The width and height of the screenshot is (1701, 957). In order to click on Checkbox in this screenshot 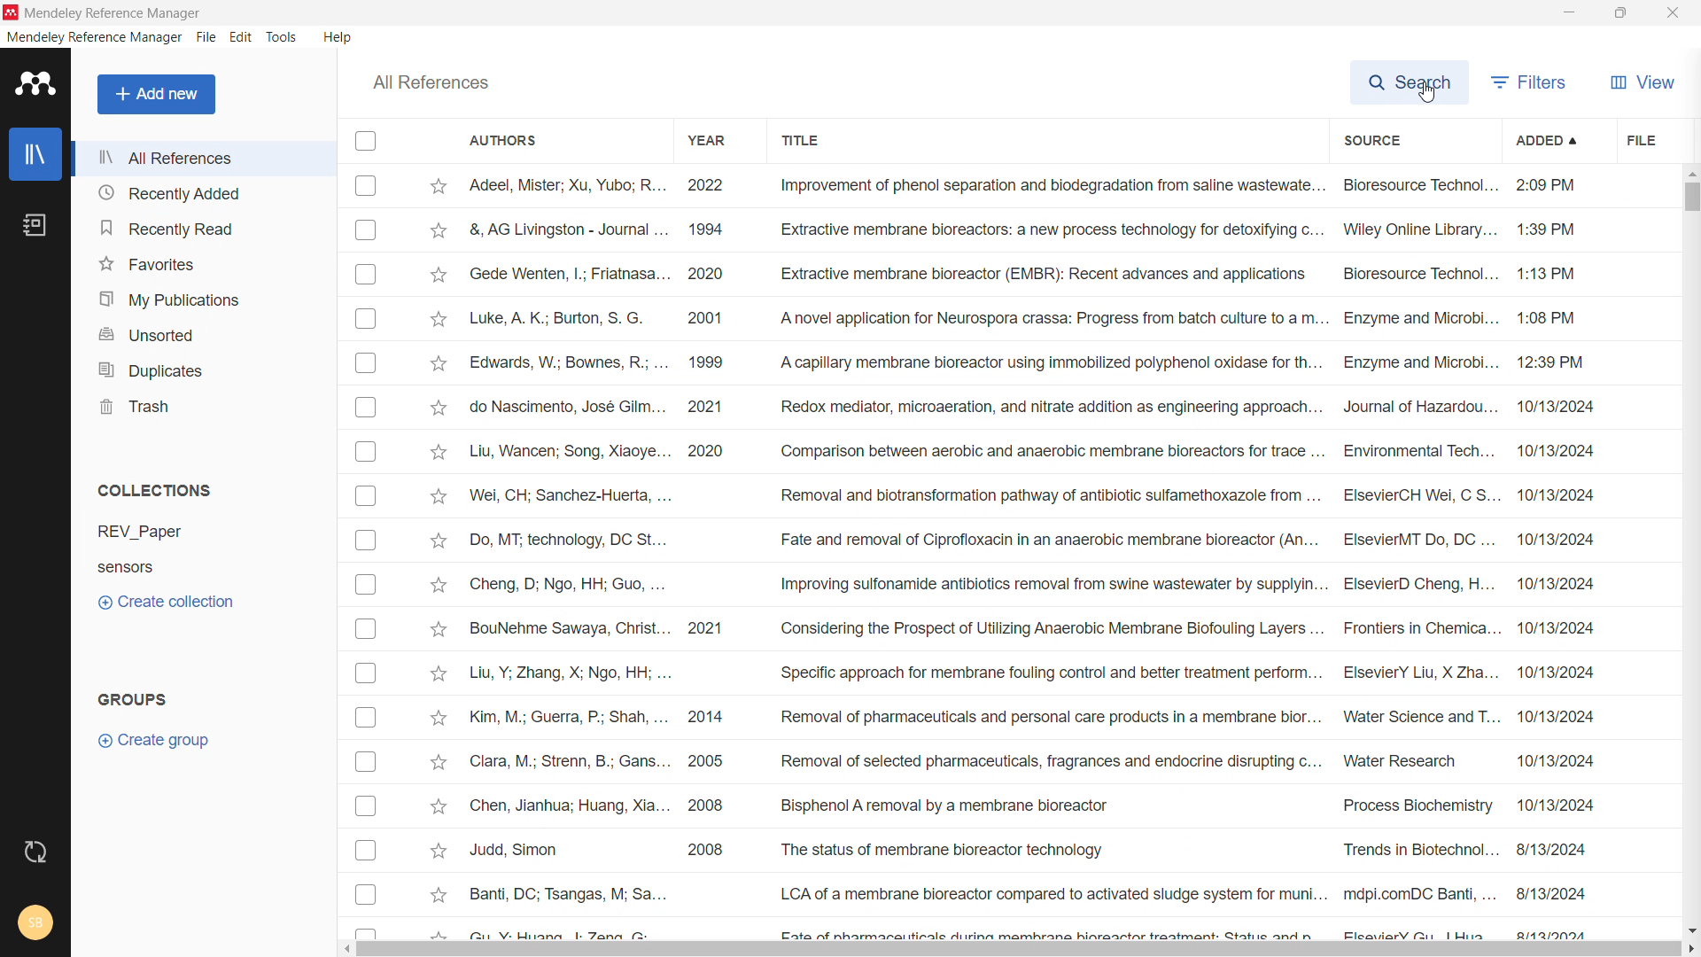, I will do `click(367, 633)`.